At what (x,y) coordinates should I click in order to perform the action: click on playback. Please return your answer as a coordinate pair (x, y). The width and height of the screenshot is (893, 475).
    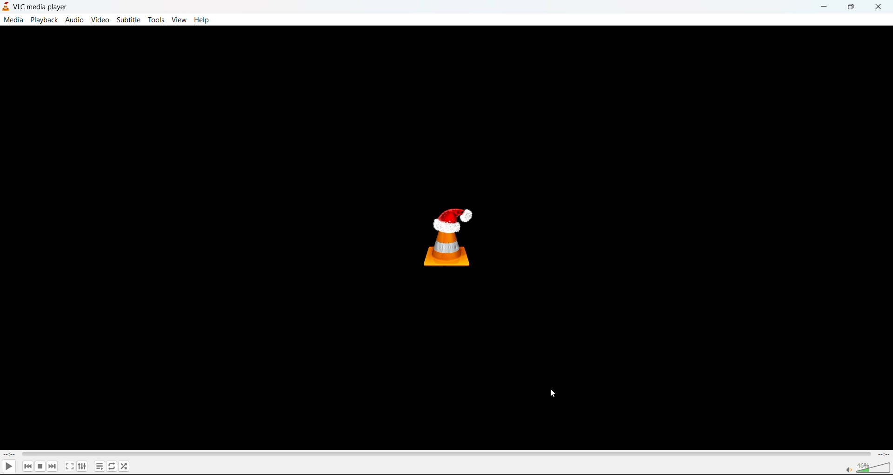
    Looking at the image, I should click on (45, 20).